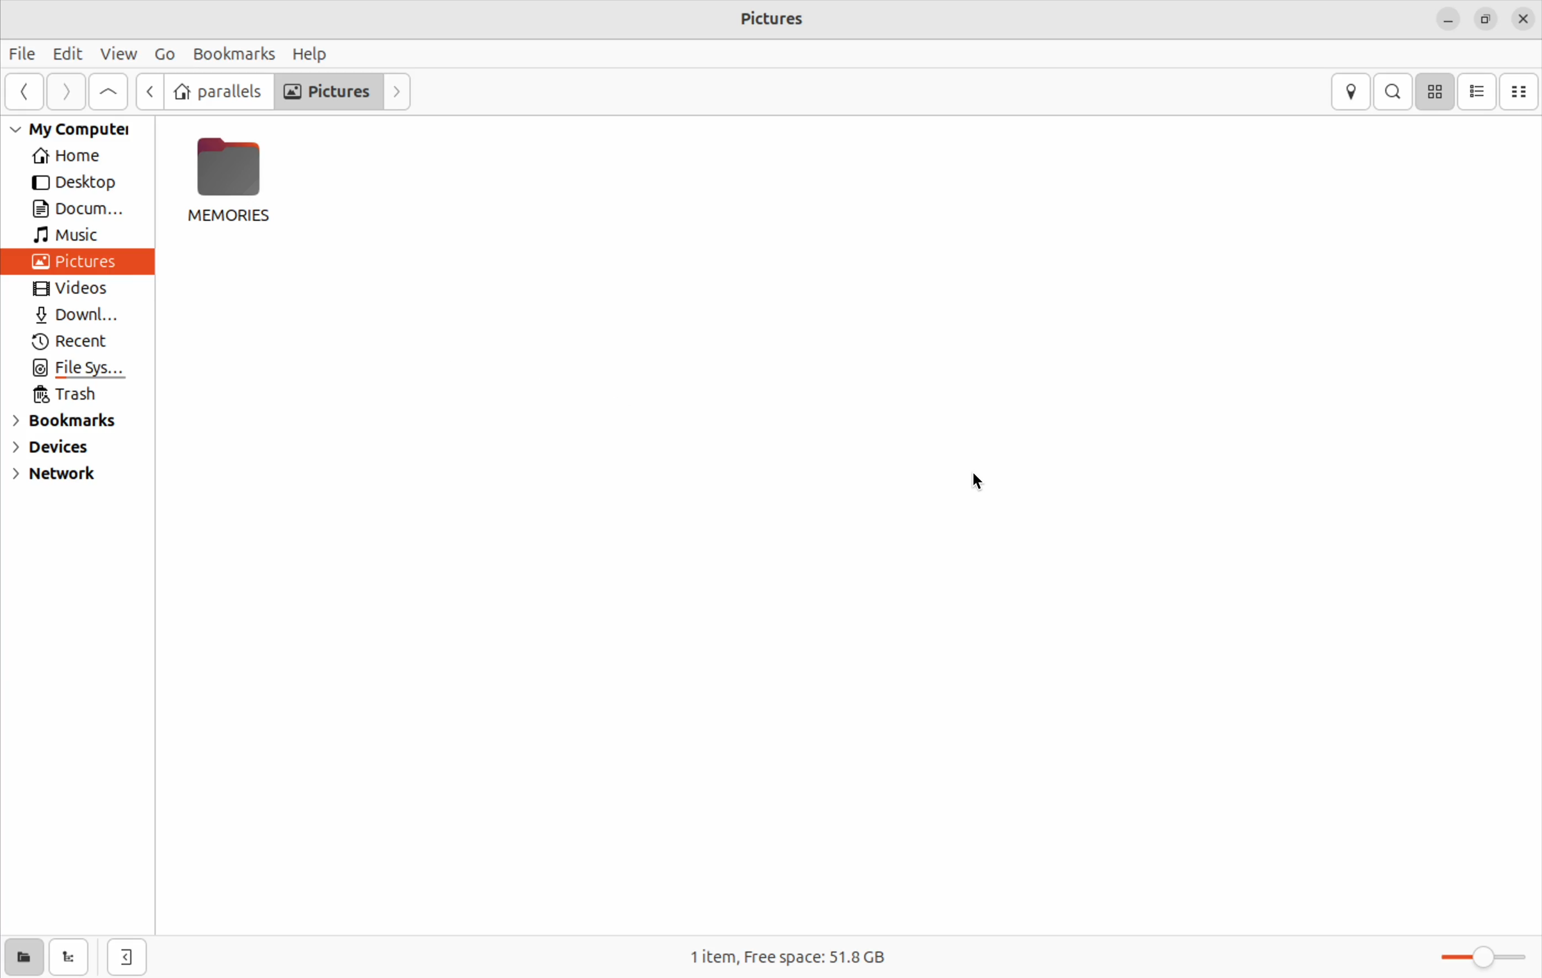 This screenshot has height=978, width=1542. What do you see at coordinates (77, 370) in the screenshot?
I see `File Sys...` at bounding box center [77, 370].